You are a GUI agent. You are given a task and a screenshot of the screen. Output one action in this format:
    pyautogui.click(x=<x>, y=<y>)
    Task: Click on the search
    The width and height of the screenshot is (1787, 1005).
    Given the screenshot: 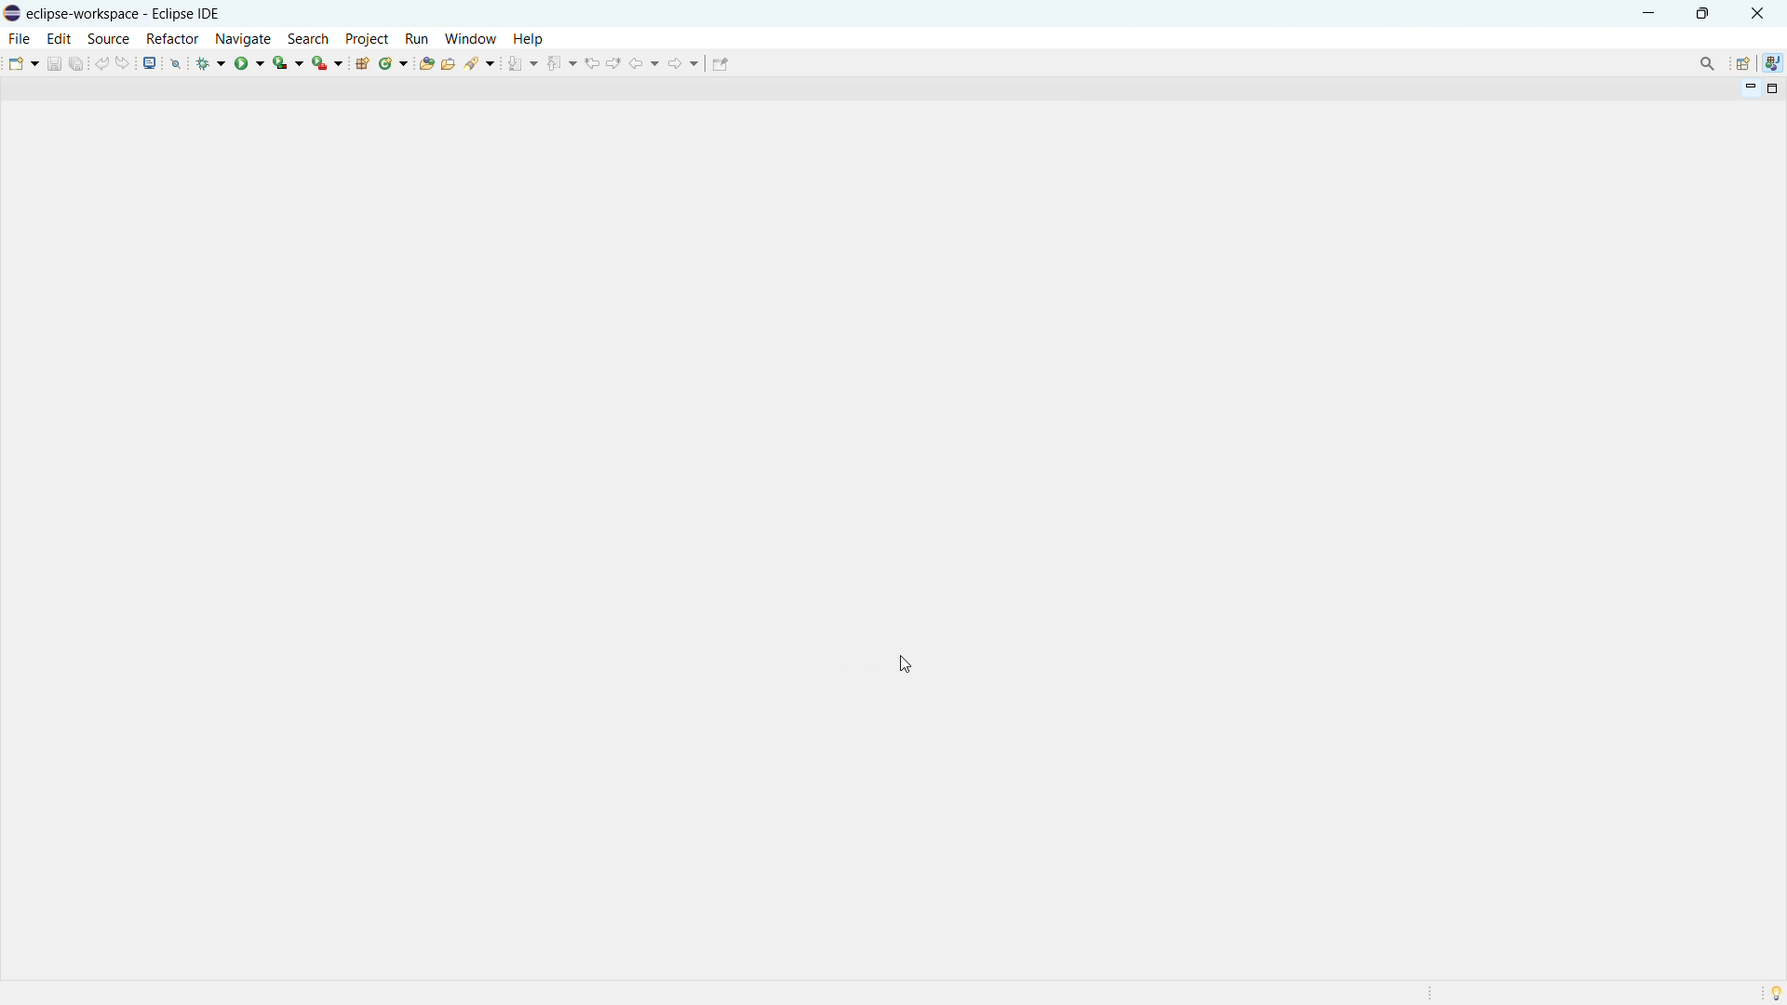 What is the action you would take?
    pyautogui.click(x=480, y=62)
    